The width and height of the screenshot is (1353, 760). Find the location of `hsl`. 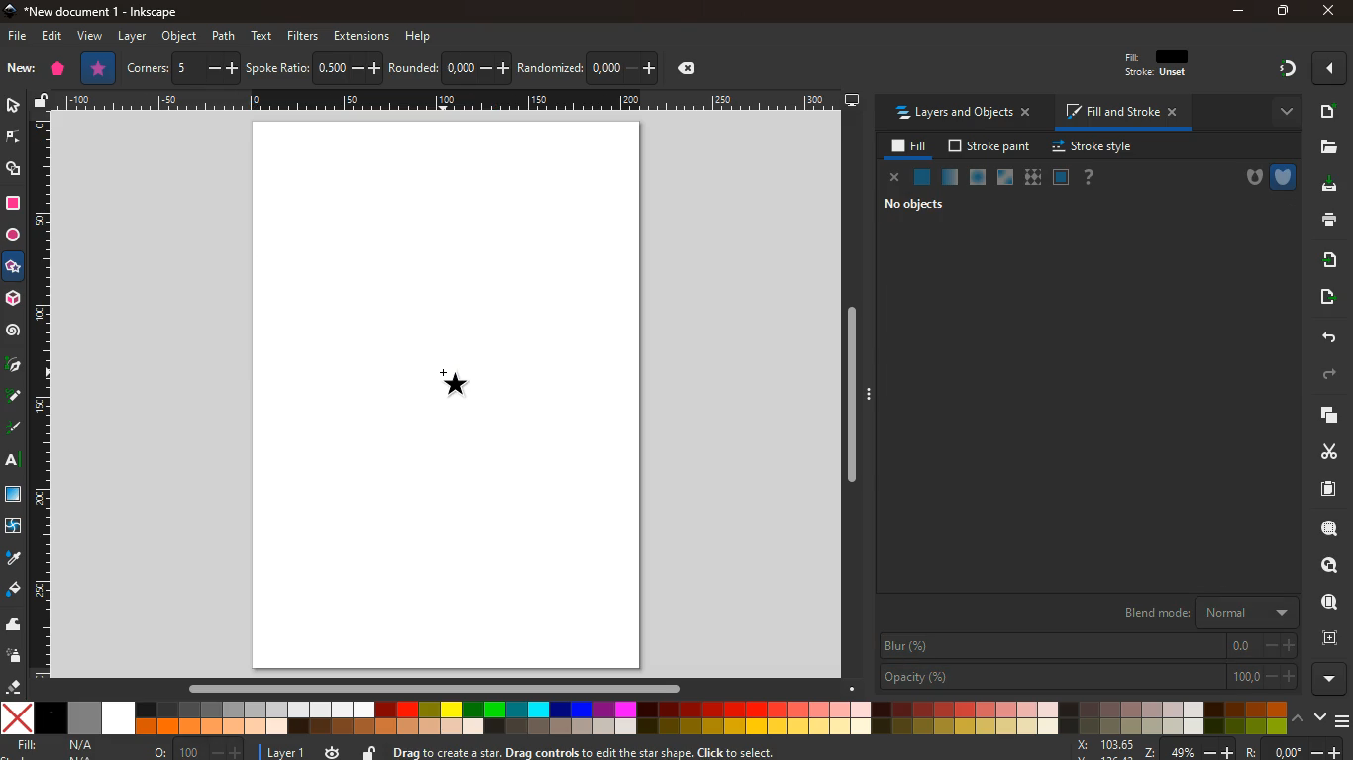

hsl is located at coordinates (1246, 216).